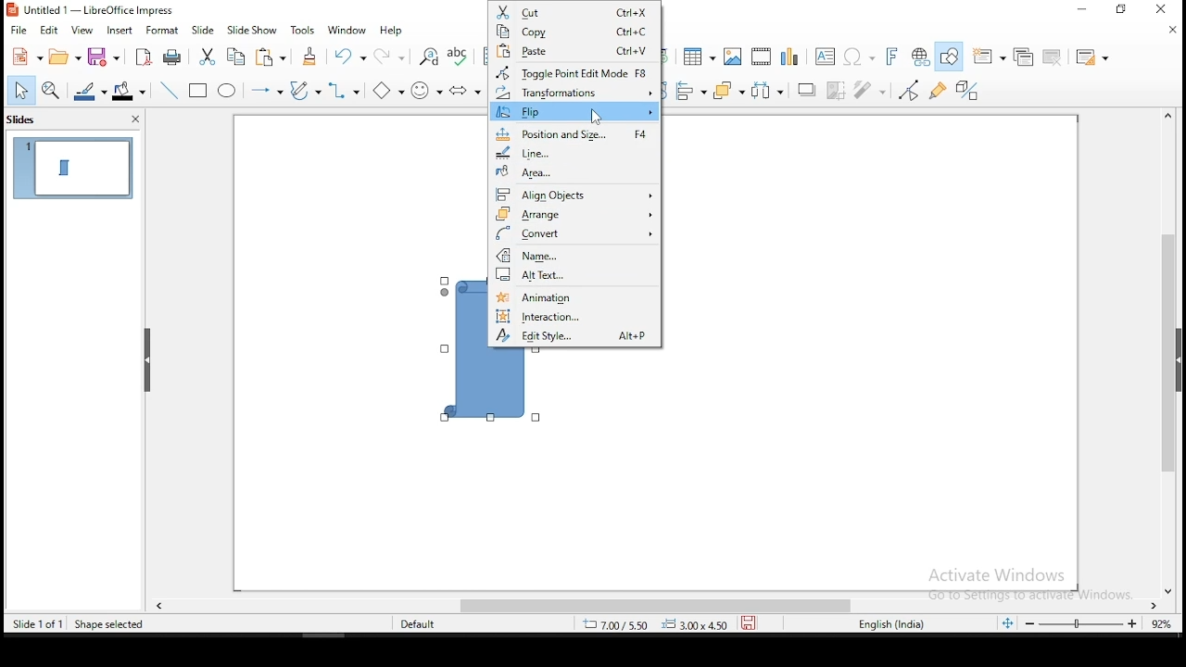  Describe the element at coordinates (574, 72) in the screenshot. I see `toggle point edit mode` at that location.